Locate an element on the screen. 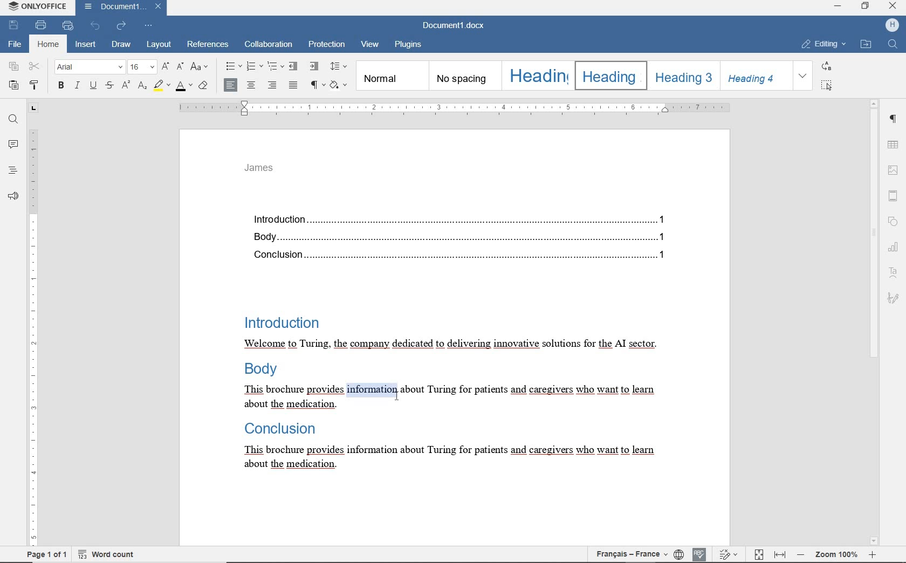  NORMAL is located at coordinates (391, 76).